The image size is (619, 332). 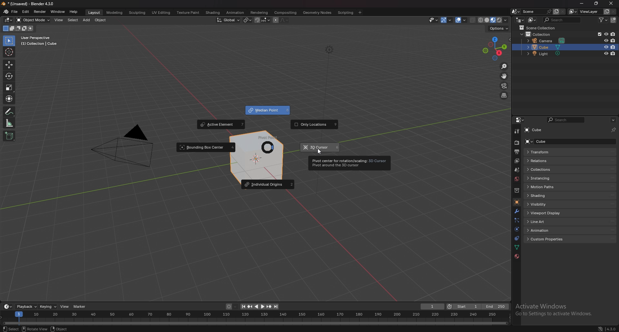 I want to click on overlays, so click(x=461, y=20).